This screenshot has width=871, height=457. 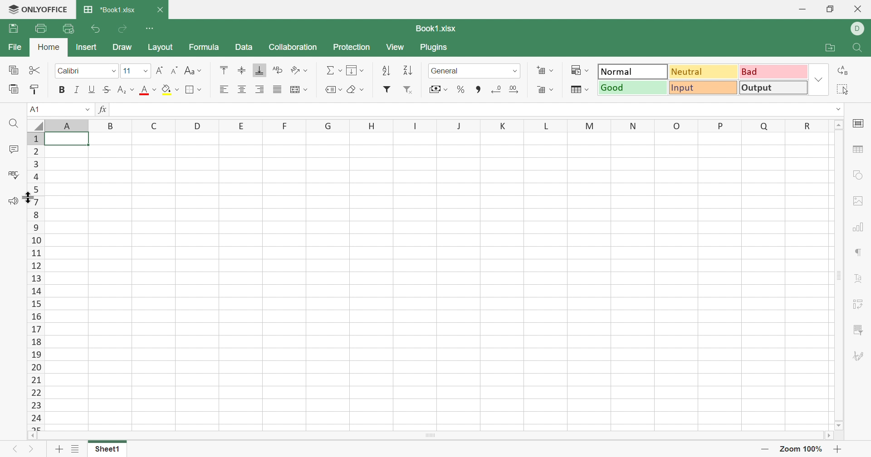 I want to click on Pivot Table settings, so click(x=859, y=305).